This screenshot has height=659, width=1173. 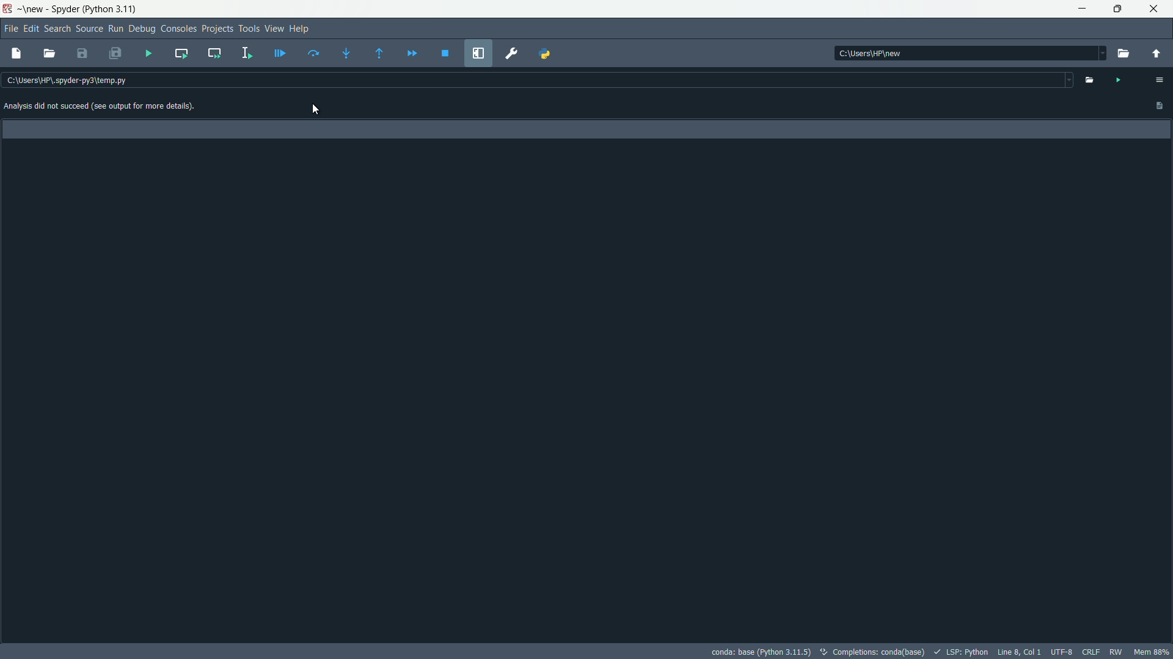 I want to click on run file, so click(x=1120, y=79).